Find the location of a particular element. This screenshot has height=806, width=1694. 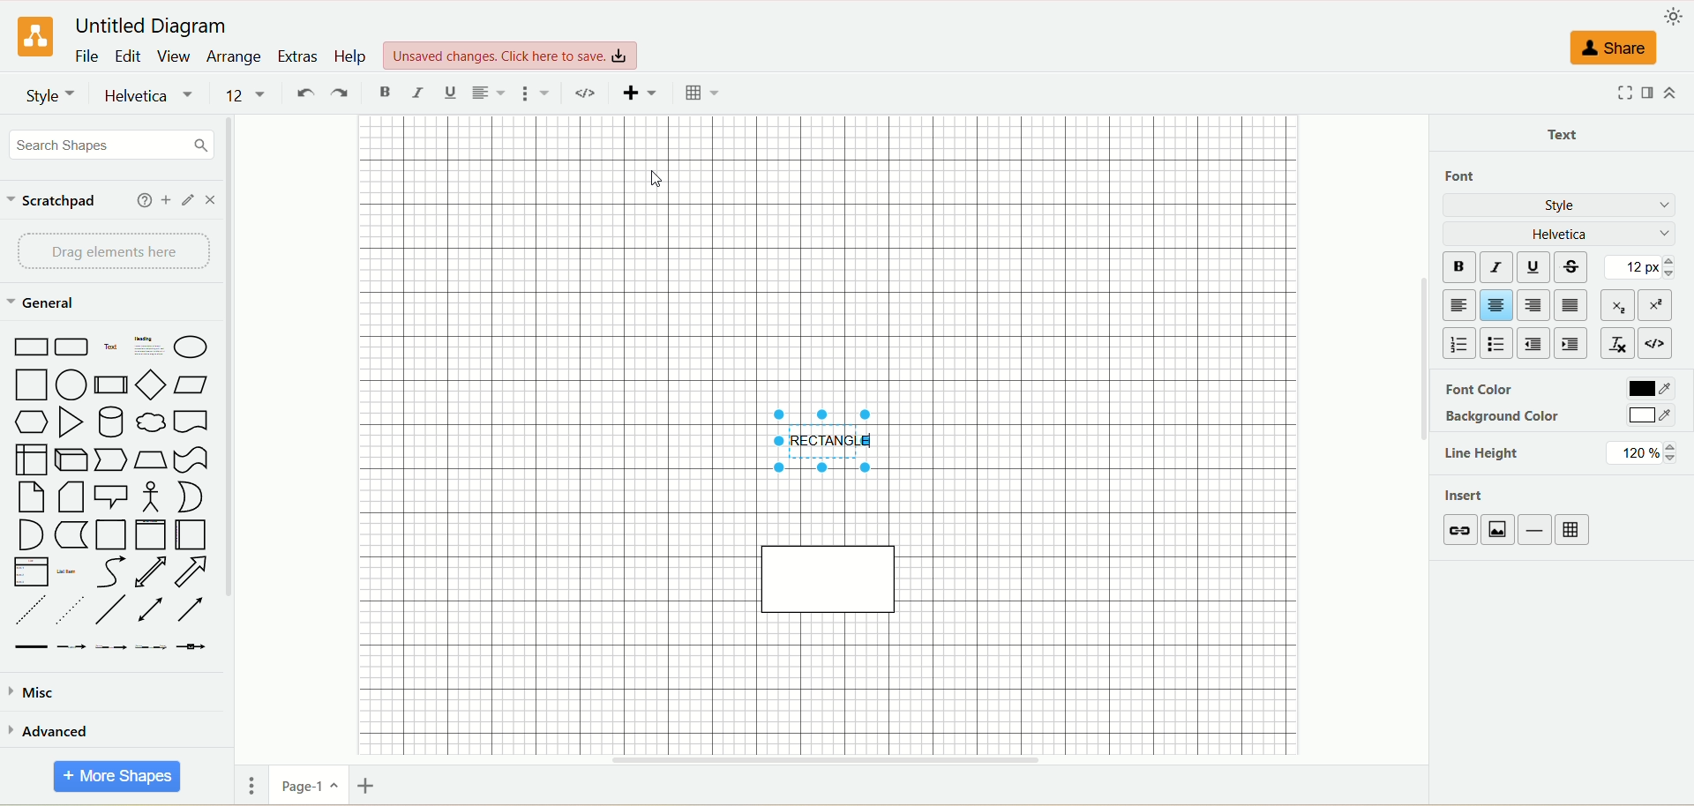

image is located at coordinates (1500, 530).